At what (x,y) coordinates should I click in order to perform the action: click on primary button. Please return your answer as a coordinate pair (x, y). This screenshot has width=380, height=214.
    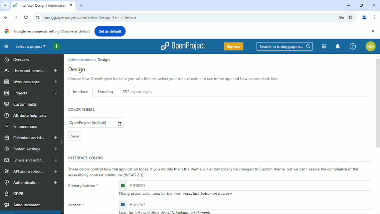
    Looking at the image, I should click on (244, 185).